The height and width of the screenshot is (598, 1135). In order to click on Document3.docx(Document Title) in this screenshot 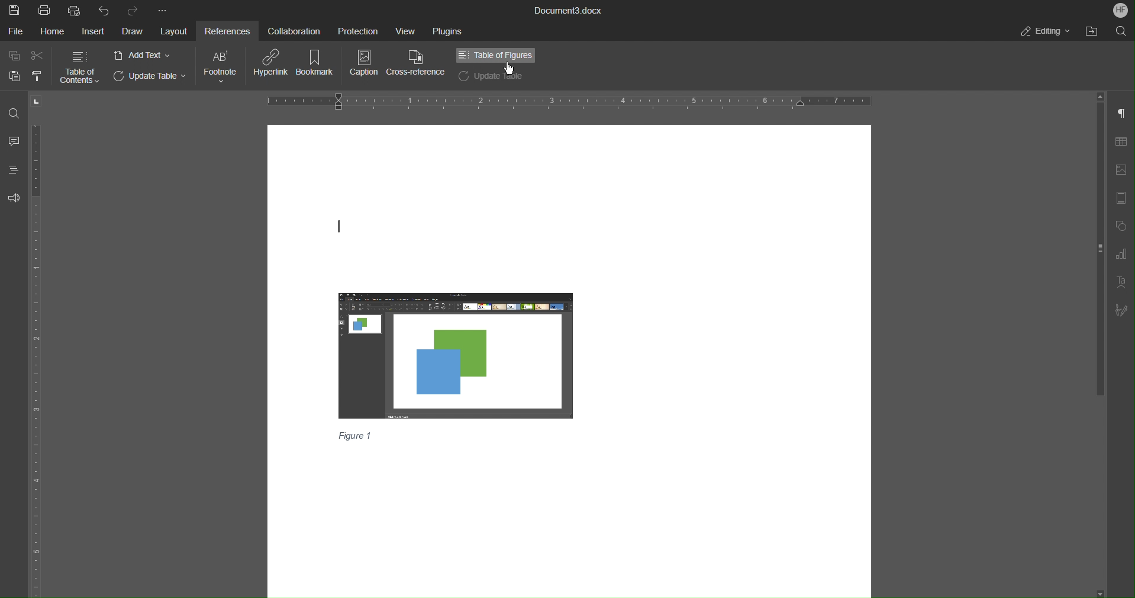, I will do `click(567, 10)`.